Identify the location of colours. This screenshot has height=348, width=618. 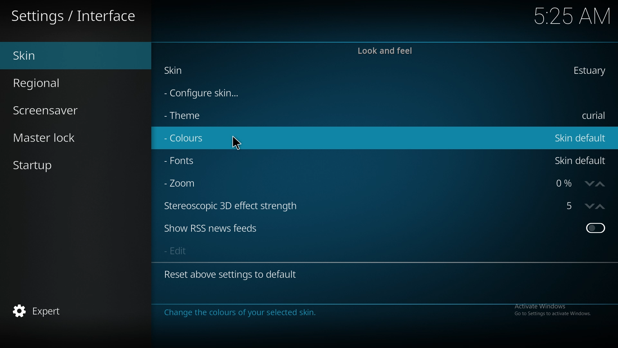
(216, 137).